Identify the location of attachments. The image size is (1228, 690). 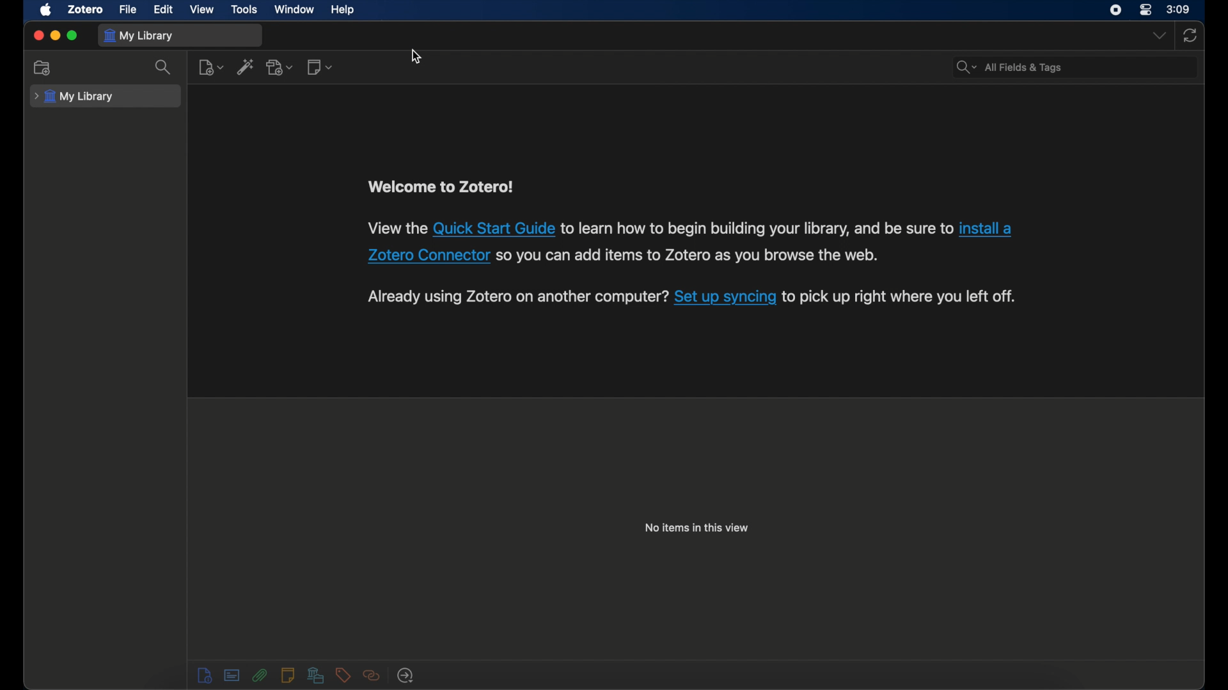
(260, 675).